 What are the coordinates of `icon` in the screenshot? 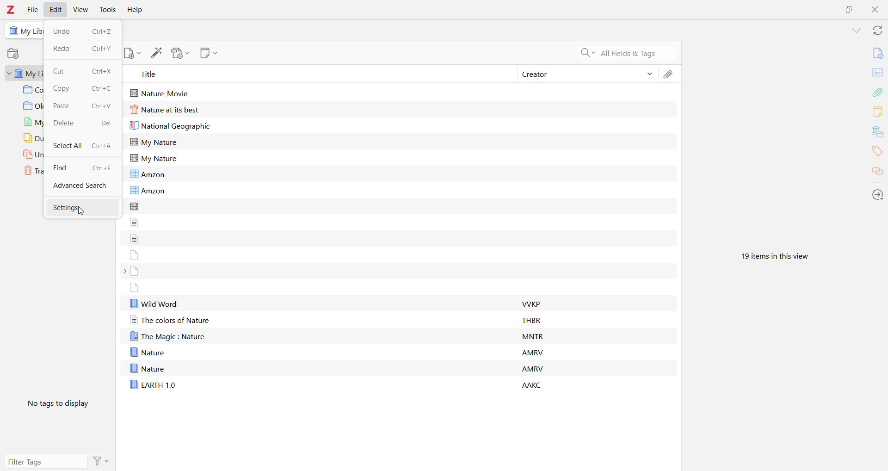 It's located at (12, 31).